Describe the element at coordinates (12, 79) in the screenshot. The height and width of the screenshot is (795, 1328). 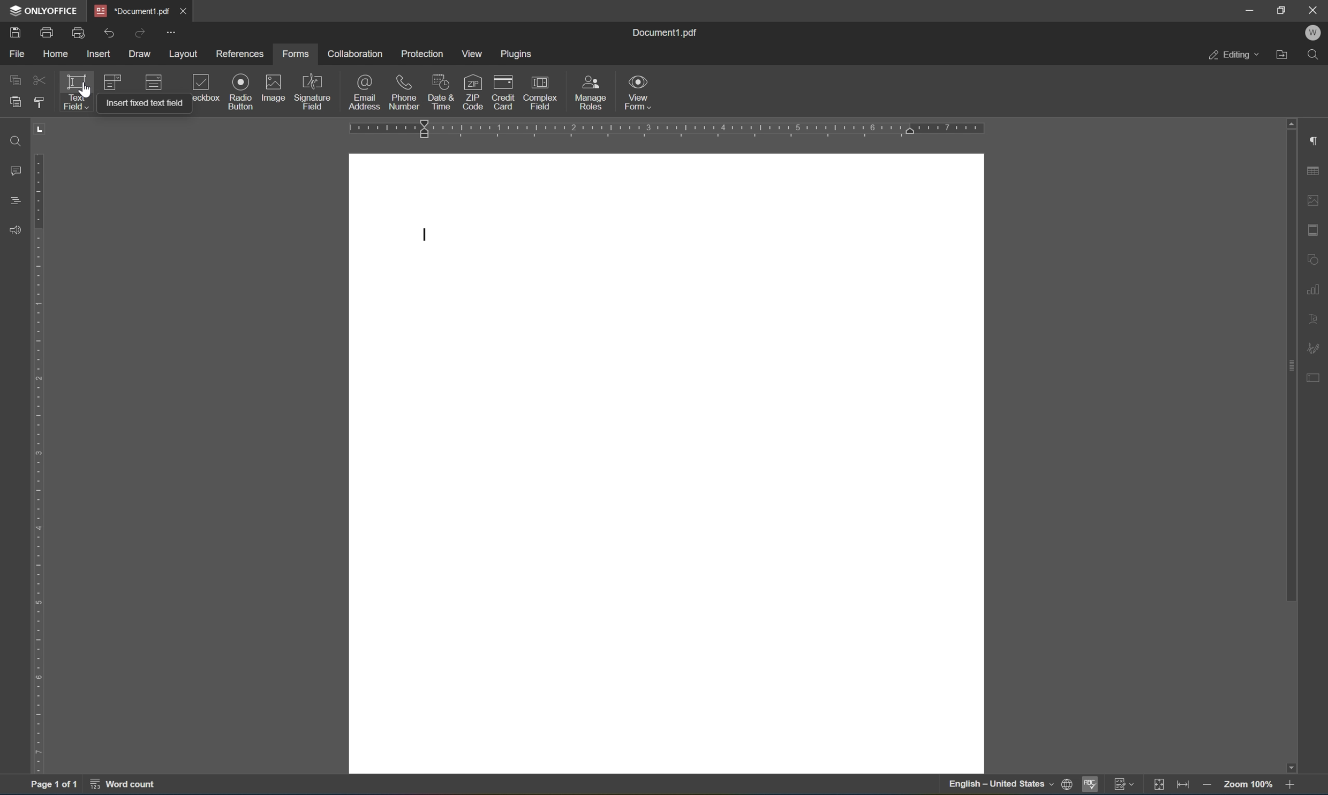
I see `copy` at that location.